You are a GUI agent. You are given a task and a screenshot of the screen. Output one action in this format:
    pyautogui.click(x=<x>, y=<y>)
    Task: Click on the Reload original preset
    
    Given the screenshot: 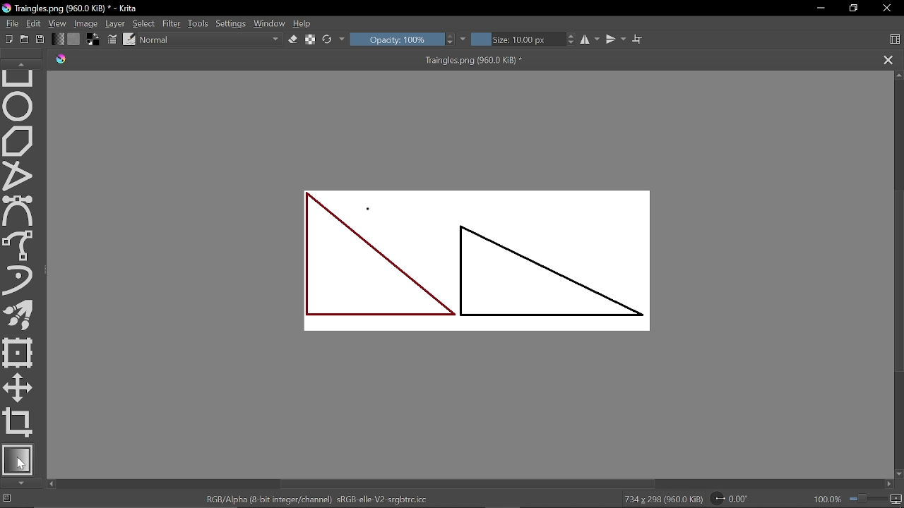 What is the action you would take?
    pyautogui.click(x=328, y=40)
    